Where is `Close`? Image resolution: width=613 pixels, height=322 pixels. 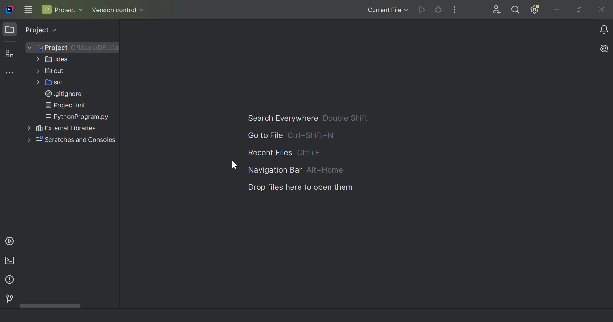 Close is located at coordinates (603, 10).